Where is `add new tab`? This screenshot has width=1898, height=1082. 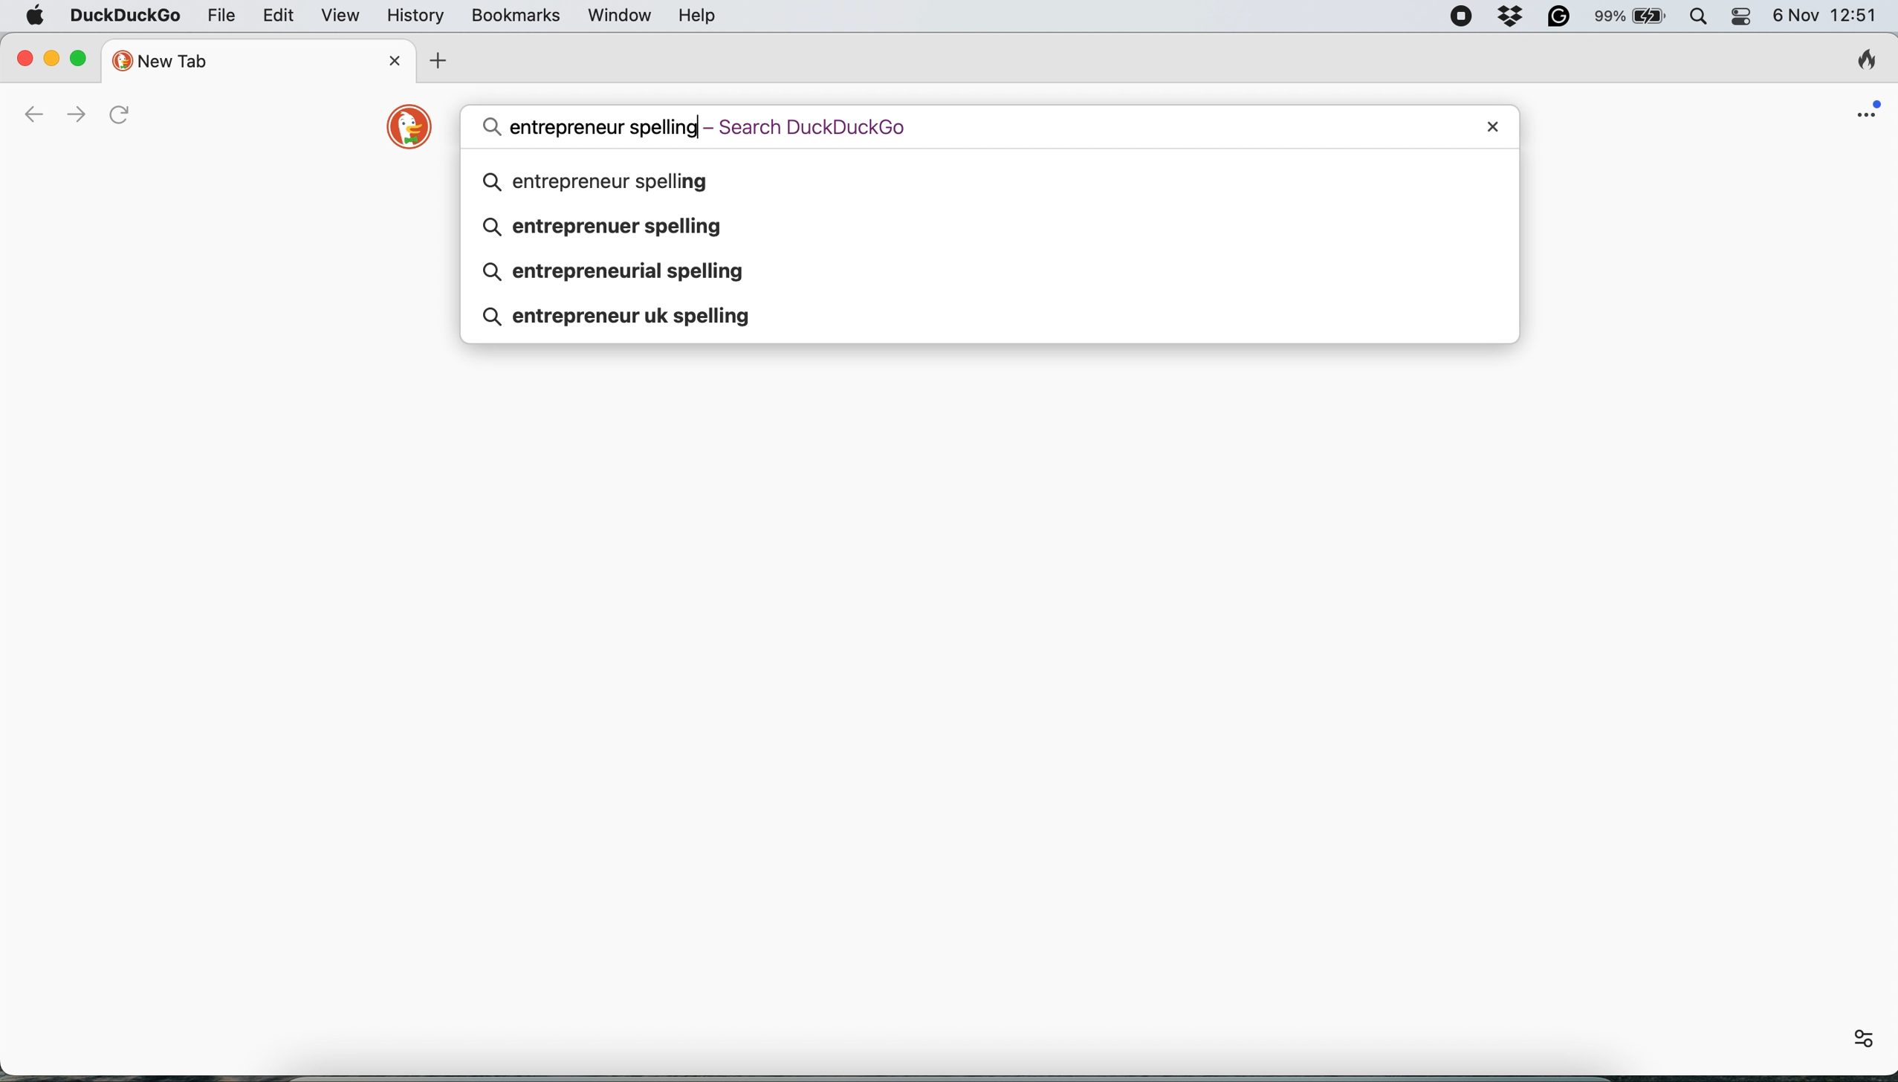
add new tab is located at coordinates (441, 59).